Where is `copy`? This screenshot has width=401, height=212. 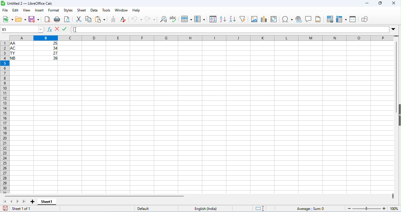
copy is located at coordinates (89, 19).